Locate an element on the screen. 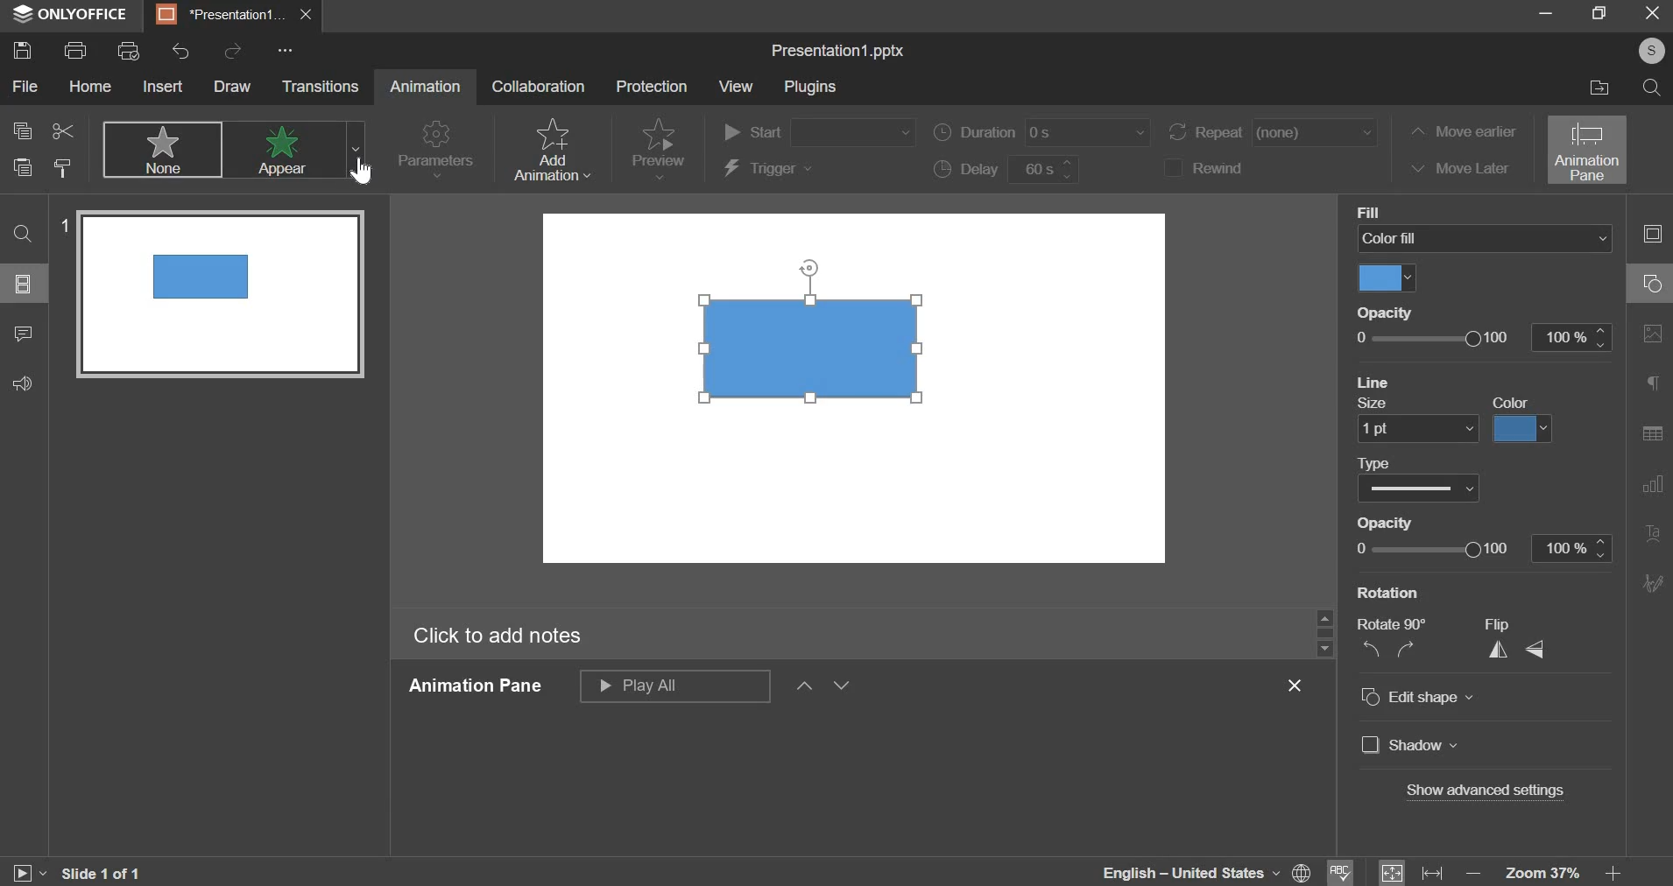 This screenshot has width=1673, height=886. up is located at coordinates (804, 689).